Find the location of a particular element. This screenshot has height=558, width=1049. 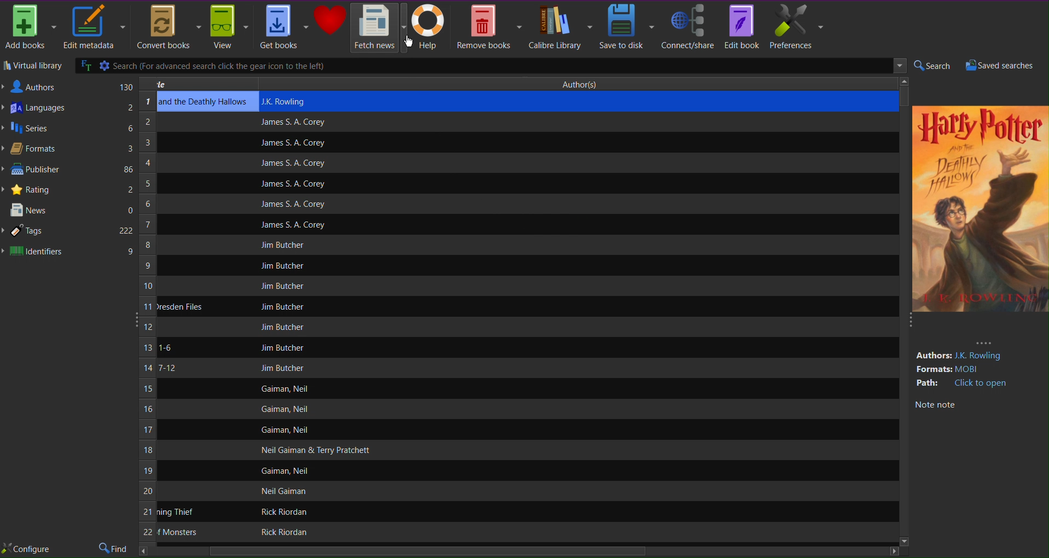

Jim Butcher is located at coordinates (282, 327).